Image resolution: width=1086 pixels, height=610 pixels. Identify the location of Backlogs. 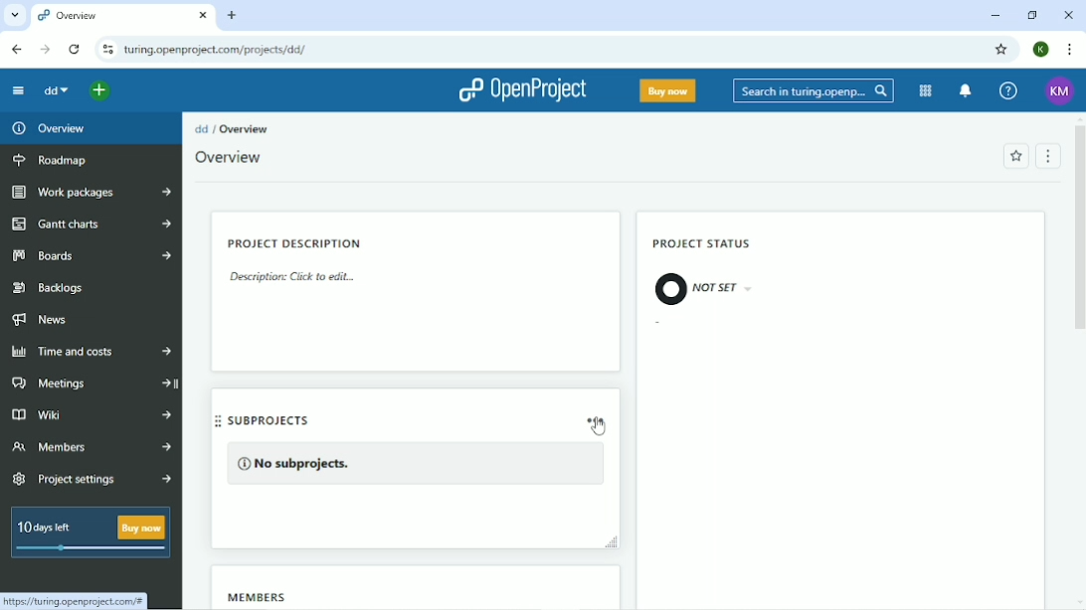
(51, 288).